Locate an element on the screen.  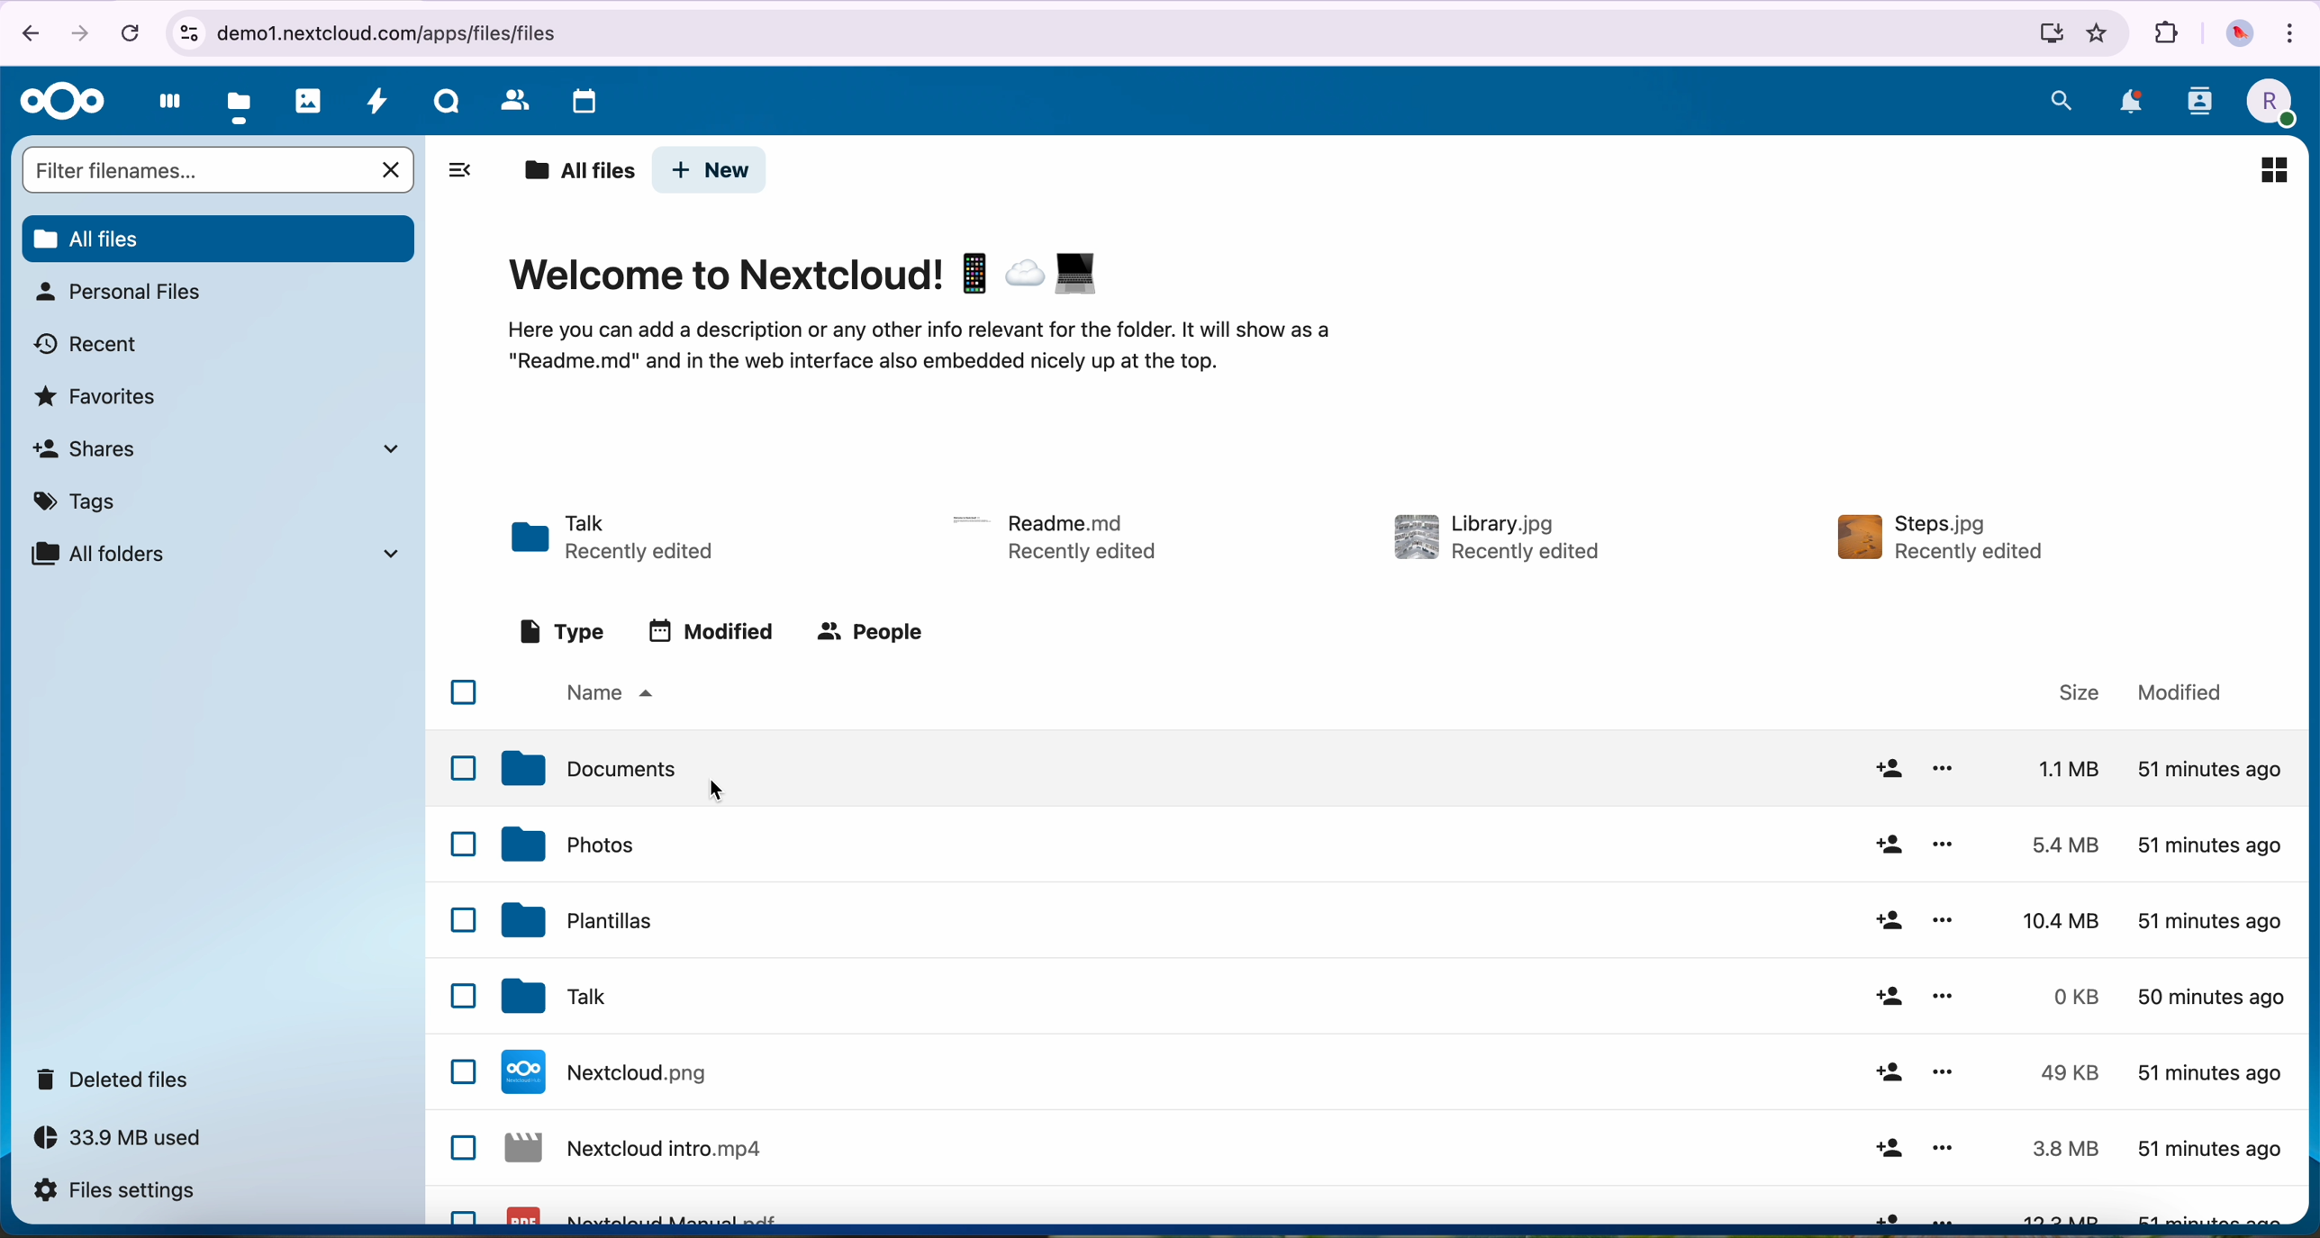
options is located at coordinates (1941, 1071).